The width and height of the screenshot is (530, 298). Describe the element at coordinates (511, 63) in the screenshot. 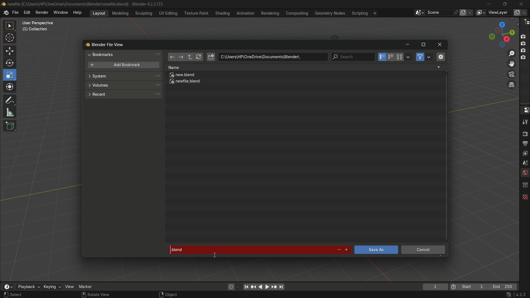

I see `move view layer` at that location.